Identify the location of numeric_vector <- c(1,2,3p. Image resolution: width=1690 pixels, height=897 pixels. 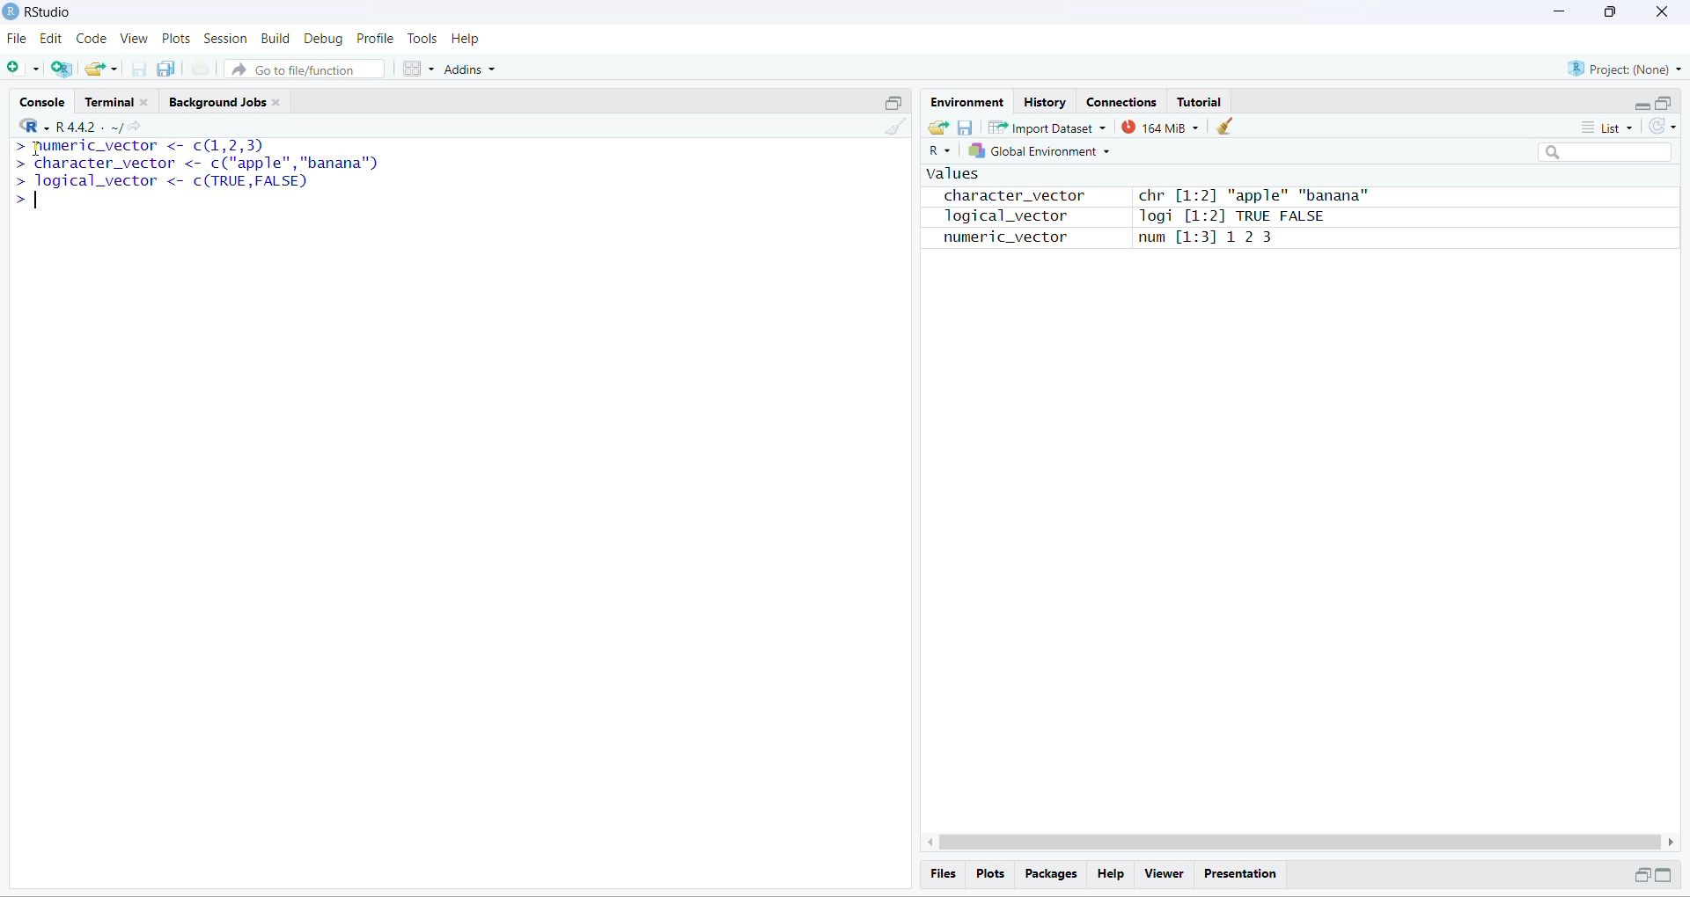
(141, 147).